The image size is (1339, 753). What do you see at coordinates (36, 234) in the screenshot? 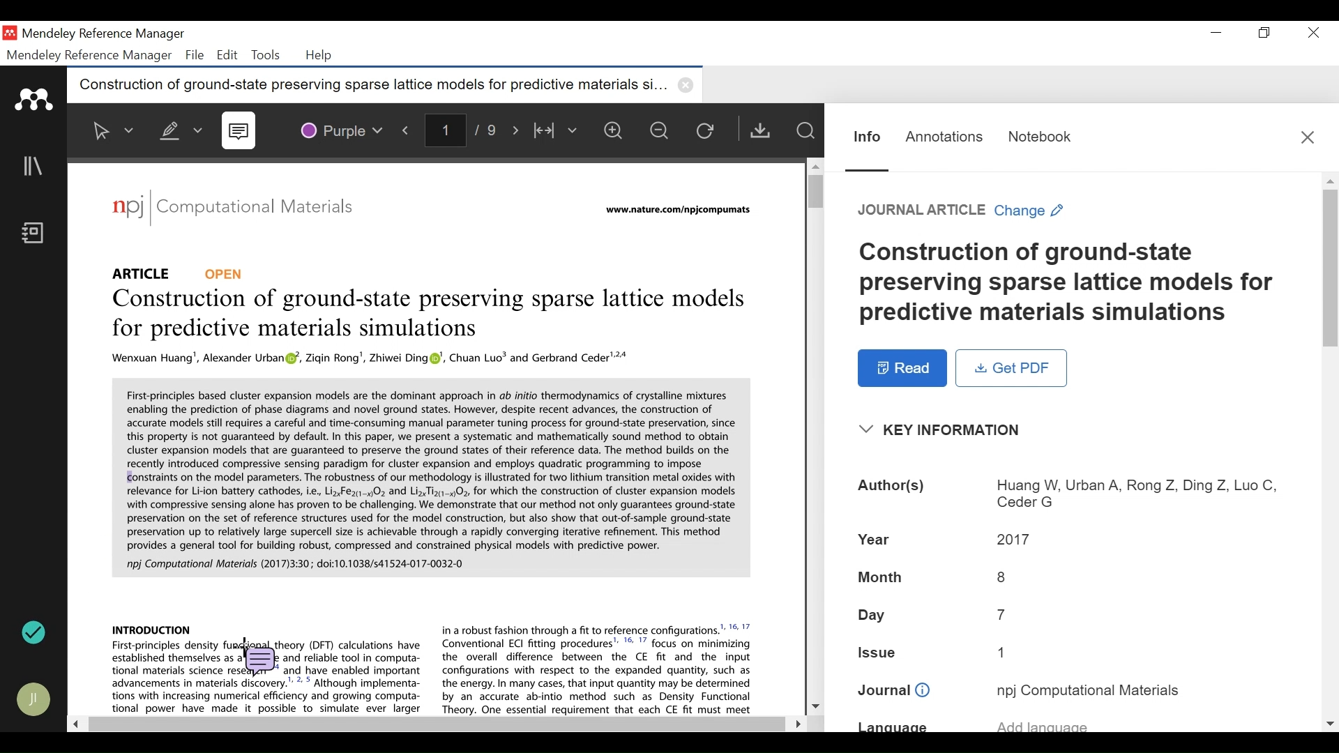
I see `Notebook` at bounding box center [36, 234].